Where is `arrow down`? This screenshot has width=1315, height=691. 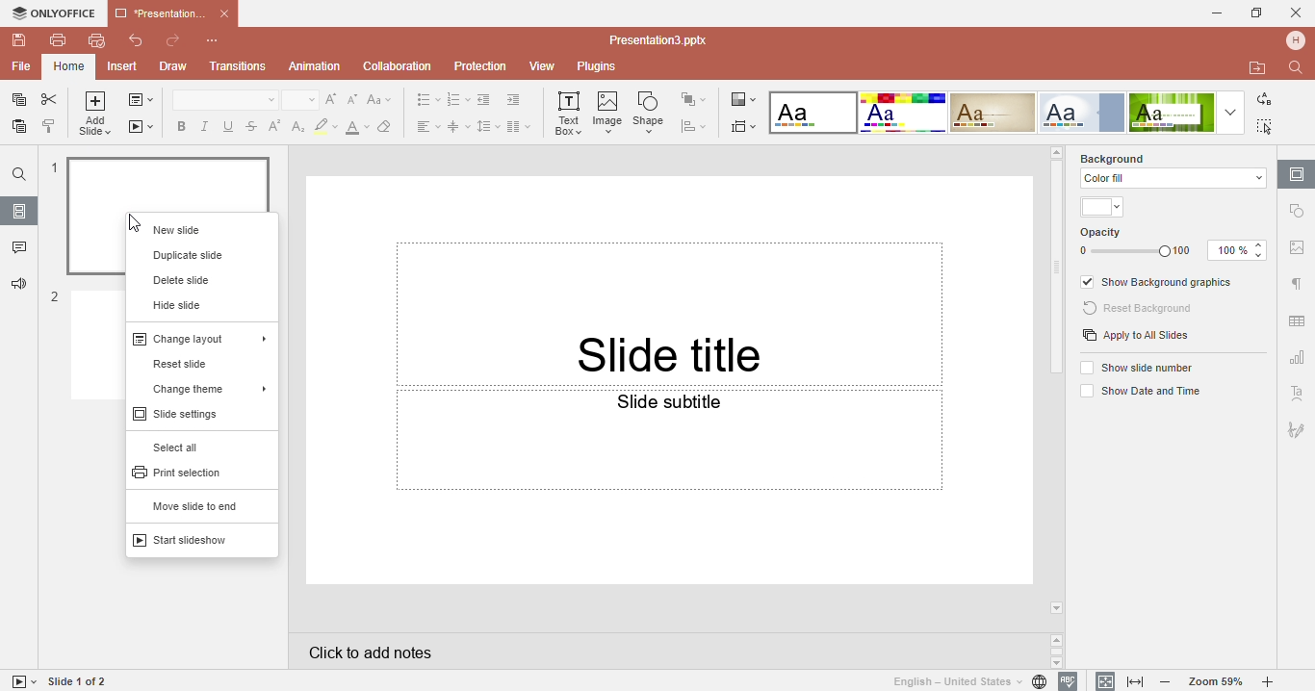 arrow down is located at coordinates (1058, 608).